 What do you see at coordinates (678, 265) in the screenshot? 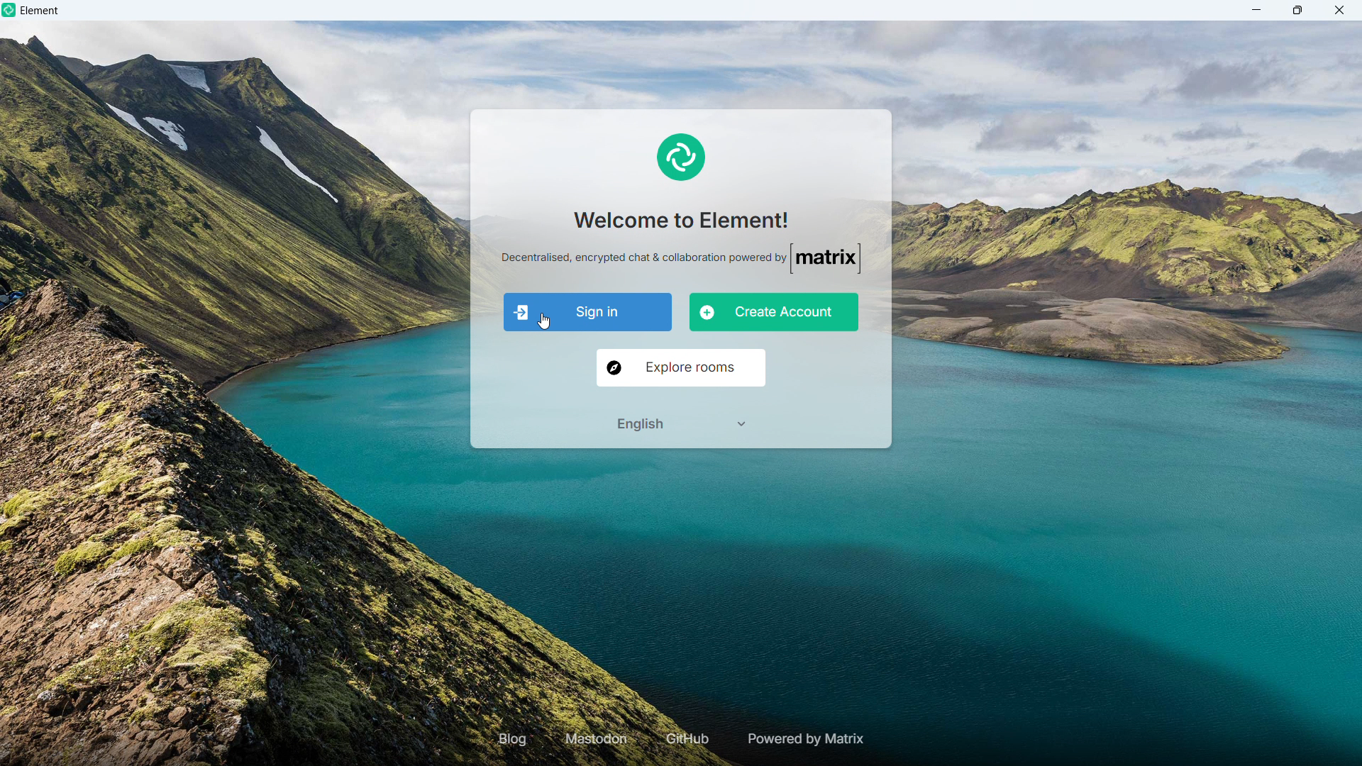
I see `decentralised, encrypted chat amd collaboration powered by matrix` at bounding box center [678, 265].